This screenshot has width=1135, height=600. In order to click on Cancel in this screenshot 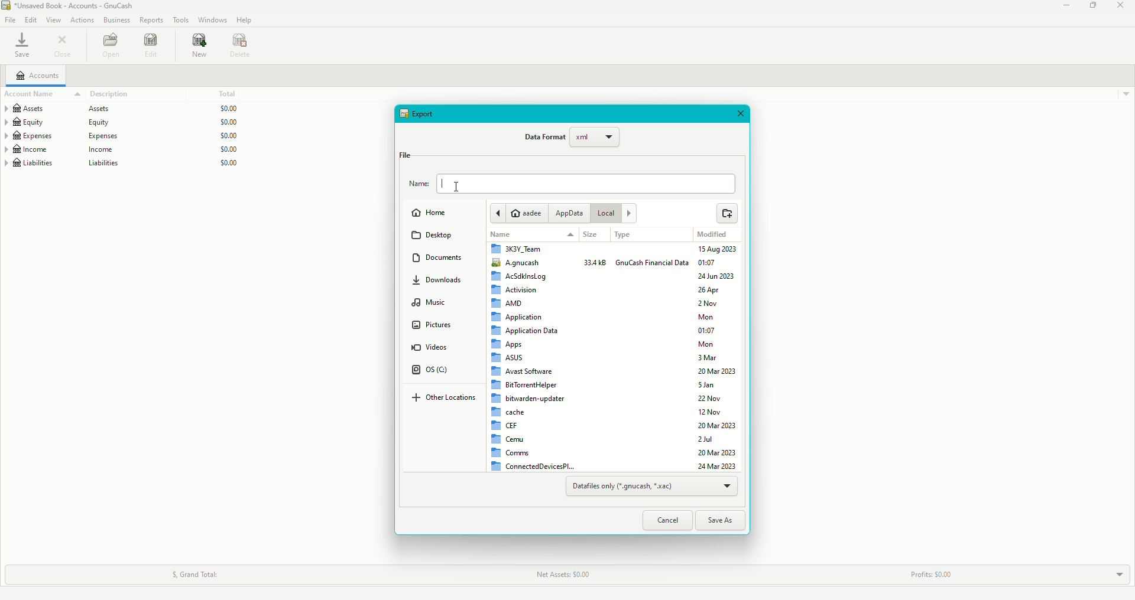, I will do `click(667, 520)`.